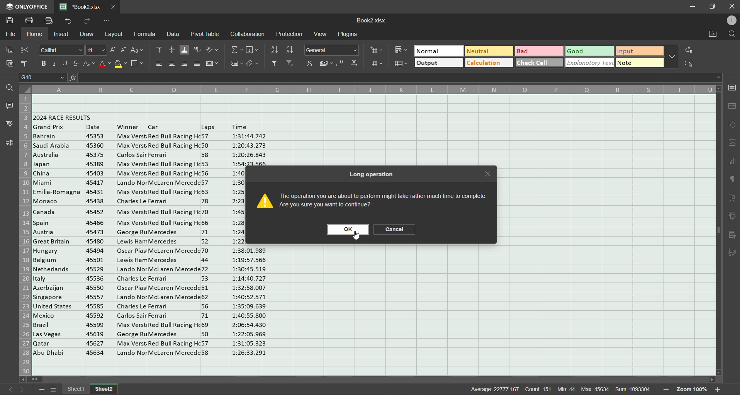  What do you see at coordinates (692, 7) in the screenshot?
I see `minimize` at bounding box center [692, 7].